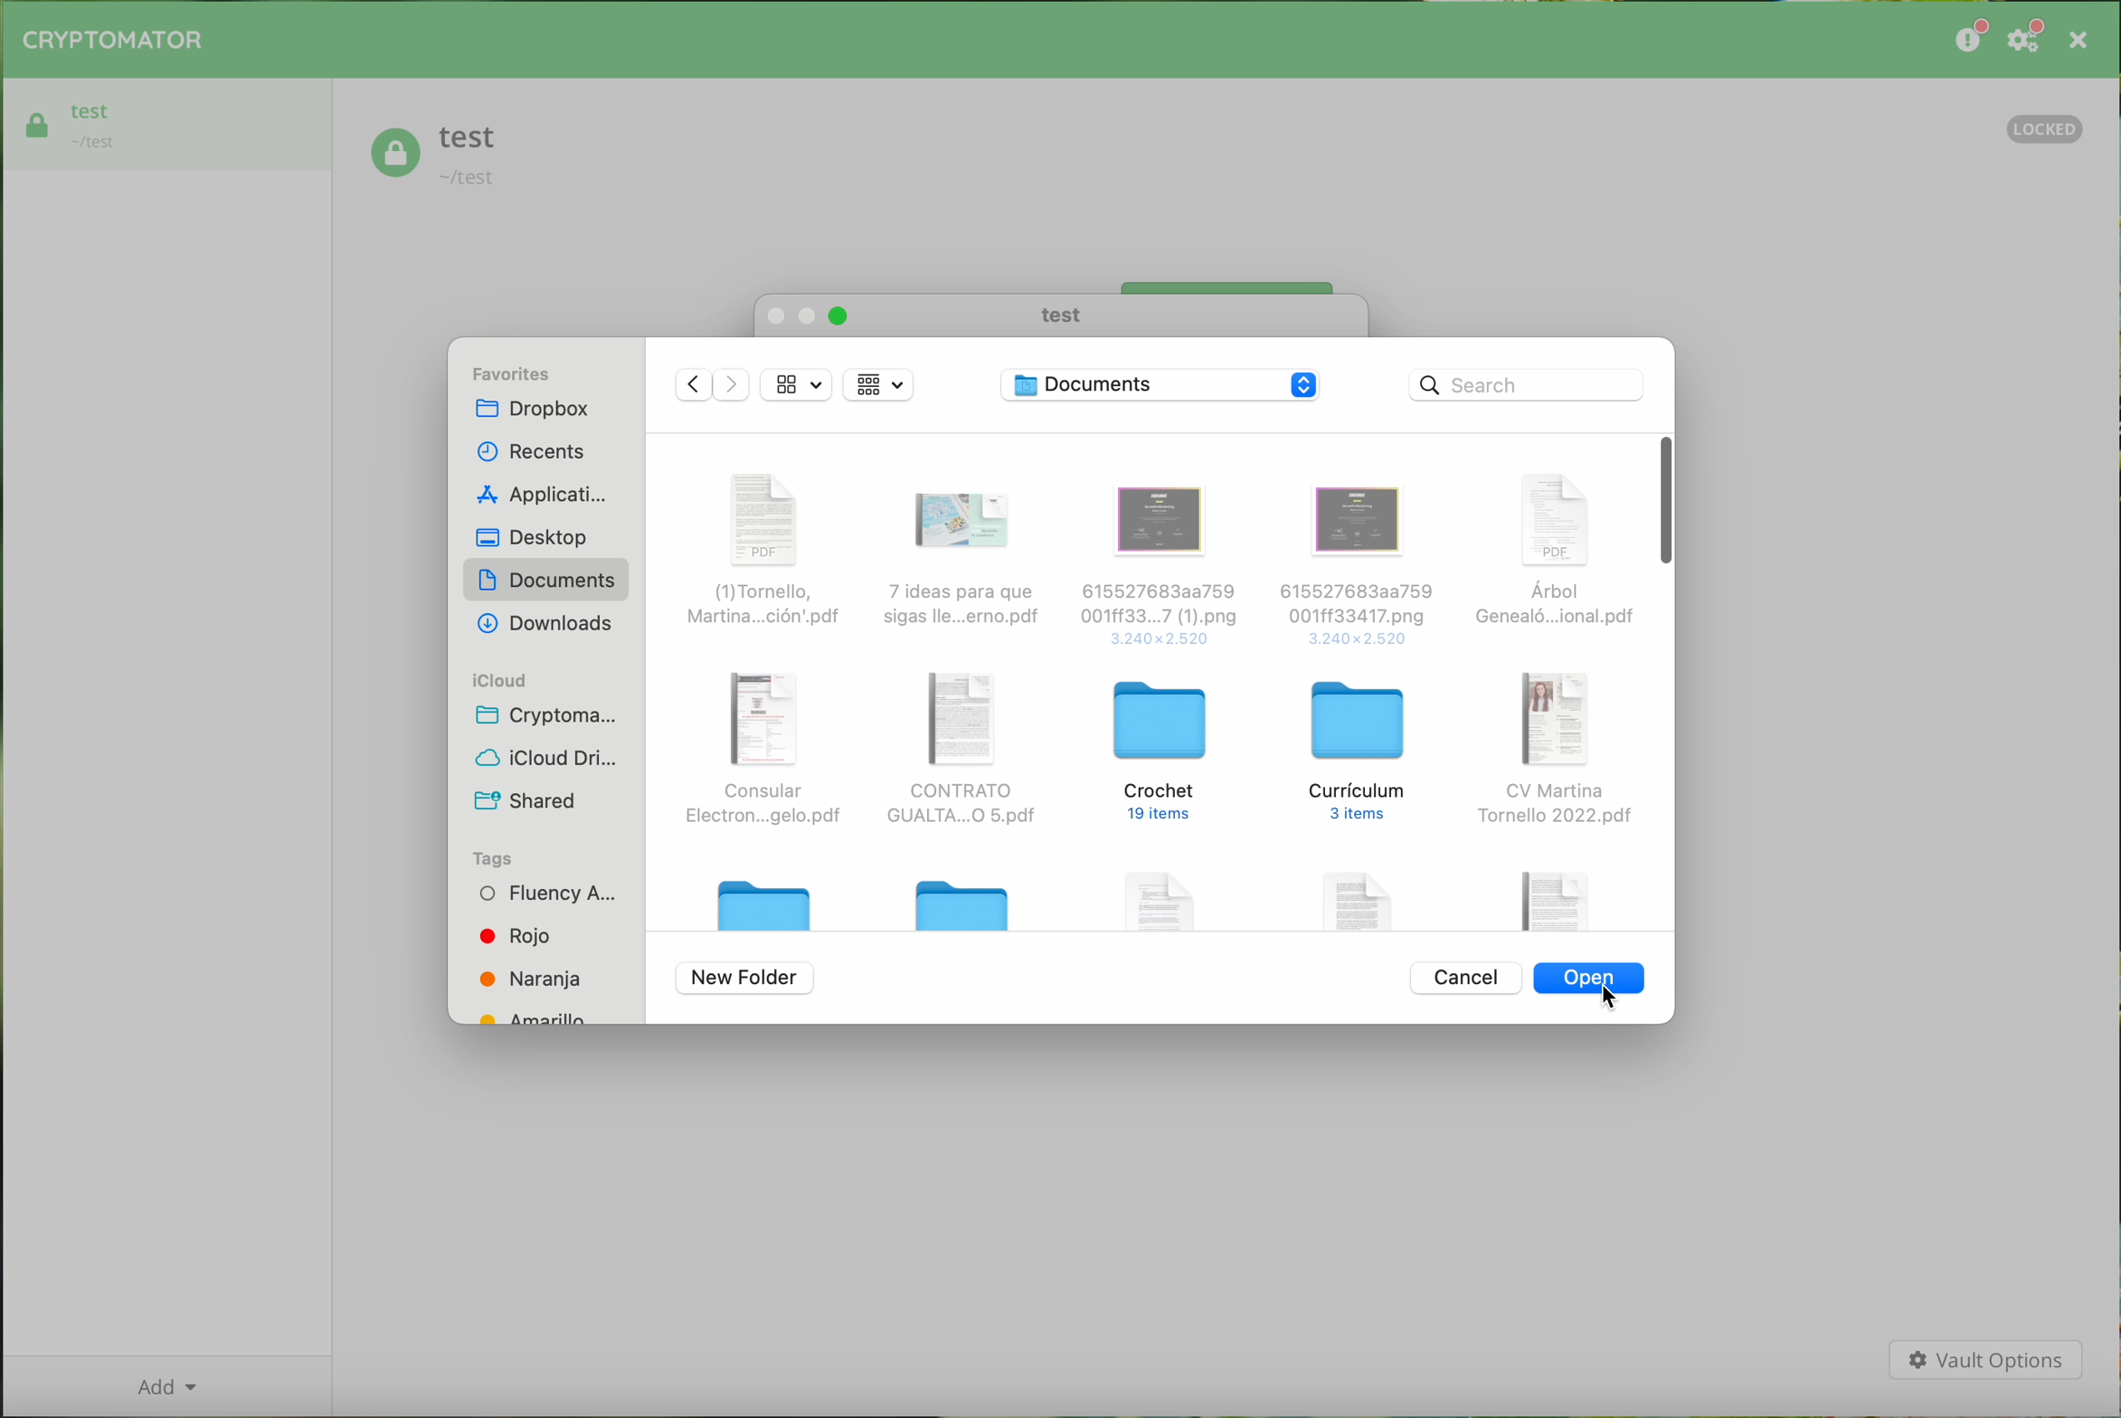 The image size is (2121, 1418). I want to click on scroll bar, so click(1663, 500).